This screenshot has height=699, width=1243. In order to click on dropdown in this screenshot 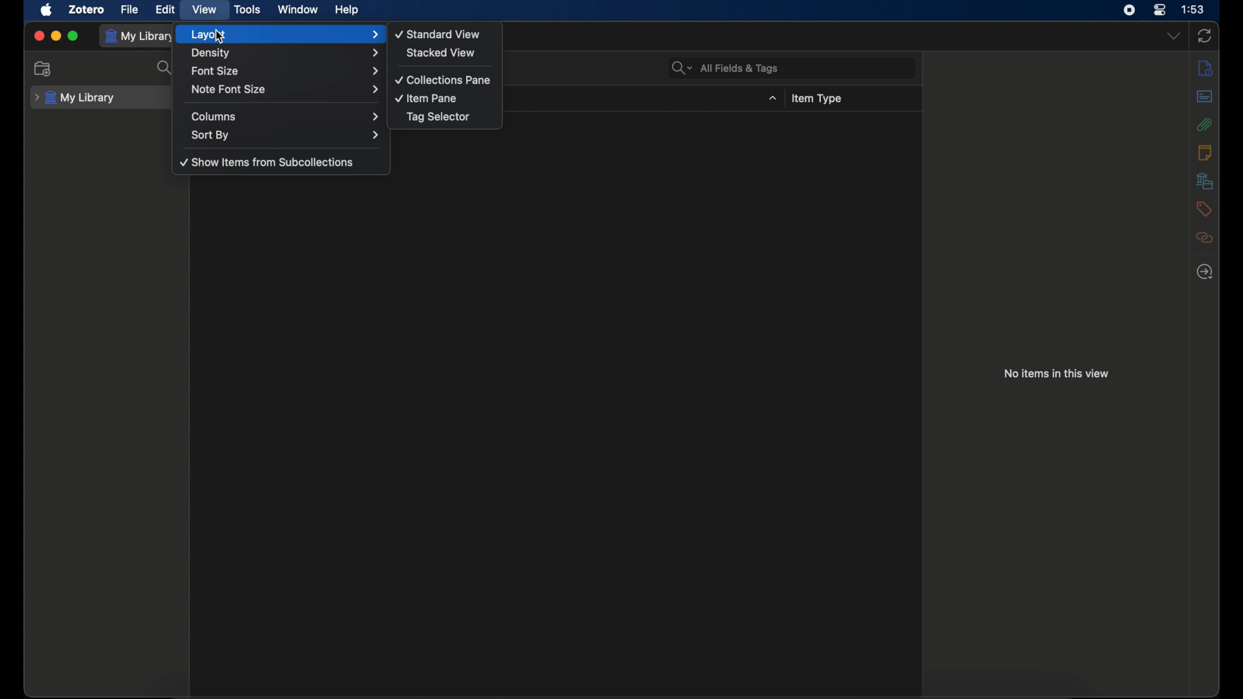, I will do `click(773, 98)`.